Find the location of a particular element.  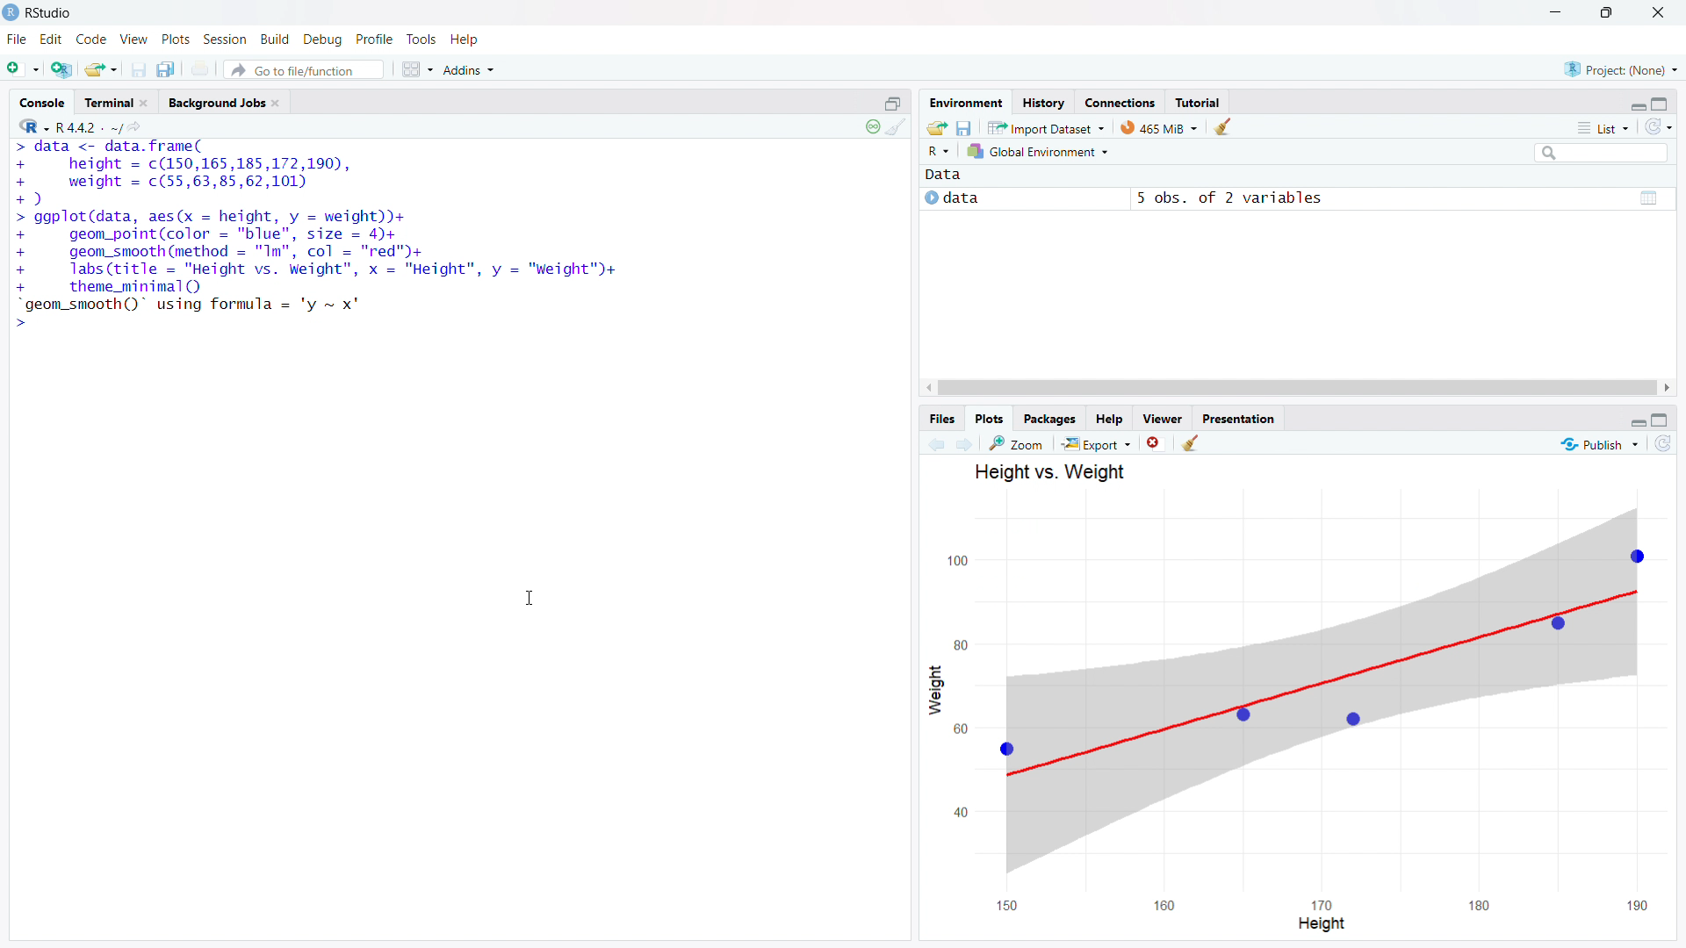

zoom is located at coordinates (1020, 443).